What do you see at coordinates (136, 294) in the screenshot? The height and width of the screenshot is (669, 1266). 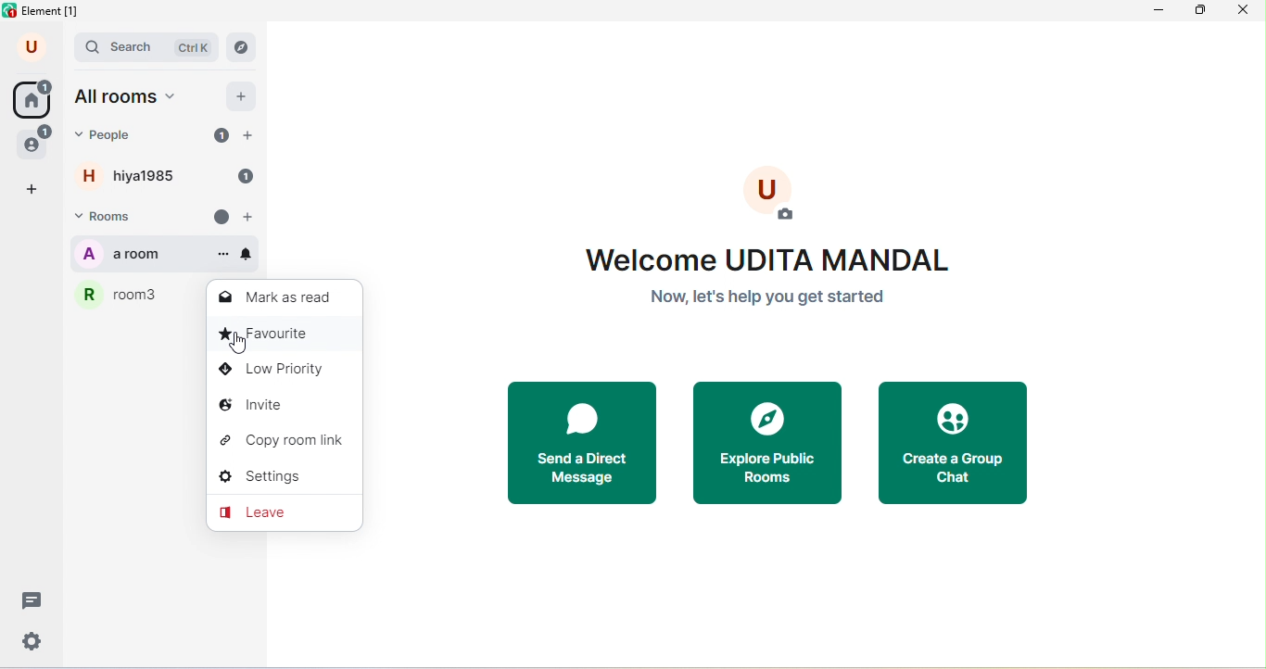 I see `room3` at bounding box center [136, 294].